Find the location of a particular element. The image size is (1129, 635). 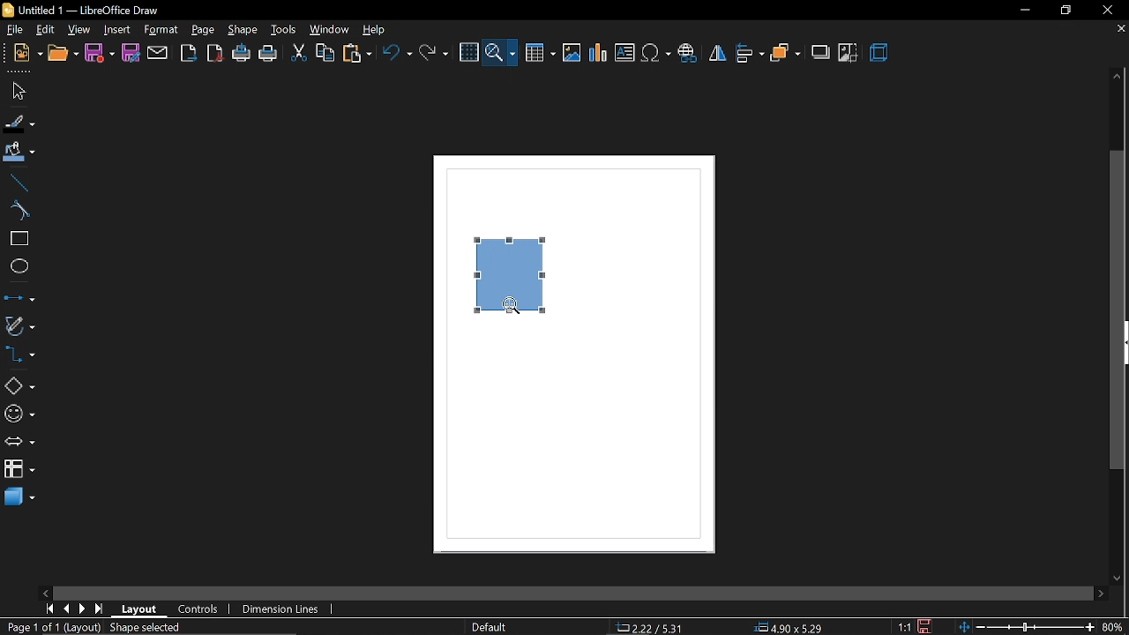

previous page is located at coordinates (67, 608).